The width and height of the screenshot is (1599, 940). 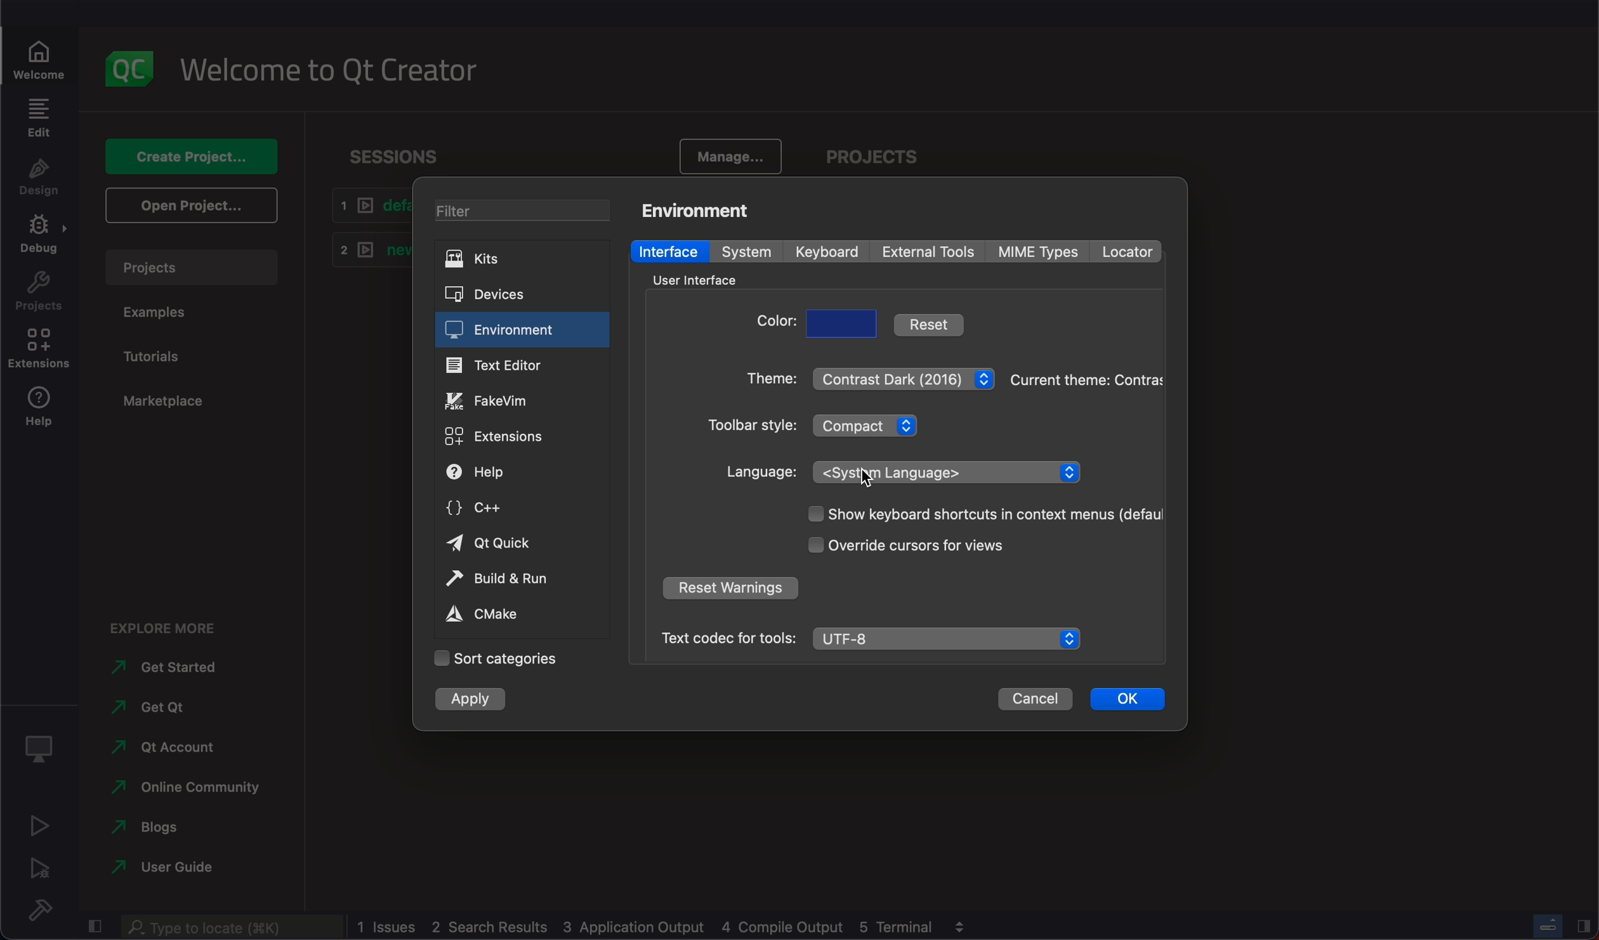 What do you see at coordinates (476, 697) in the screenshot?
I see `apply` at bounding box center [476, 697].